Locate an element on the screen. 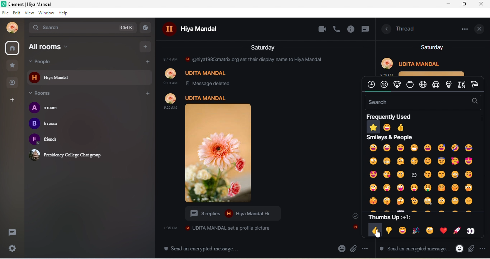 Image resolution: width=490 pixels, height=259 pixels. a room is located at coordinates (50, 108).